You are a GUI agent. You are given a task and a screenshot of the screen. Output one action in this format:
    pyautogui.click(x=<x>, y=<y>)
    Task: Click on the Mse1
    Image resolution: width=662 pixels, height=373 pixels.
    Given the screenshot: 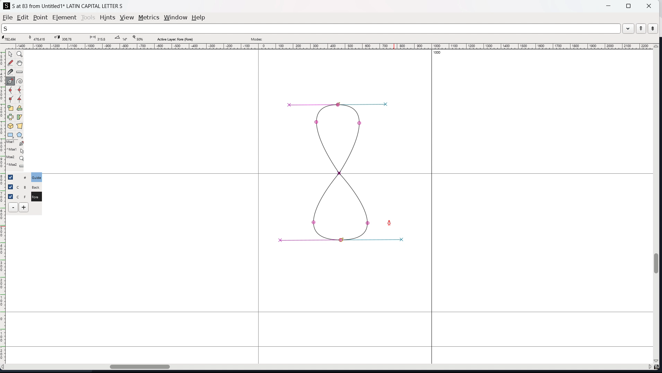 What is the action you would take?
    pyautogui.click(x=16, y=143)
    